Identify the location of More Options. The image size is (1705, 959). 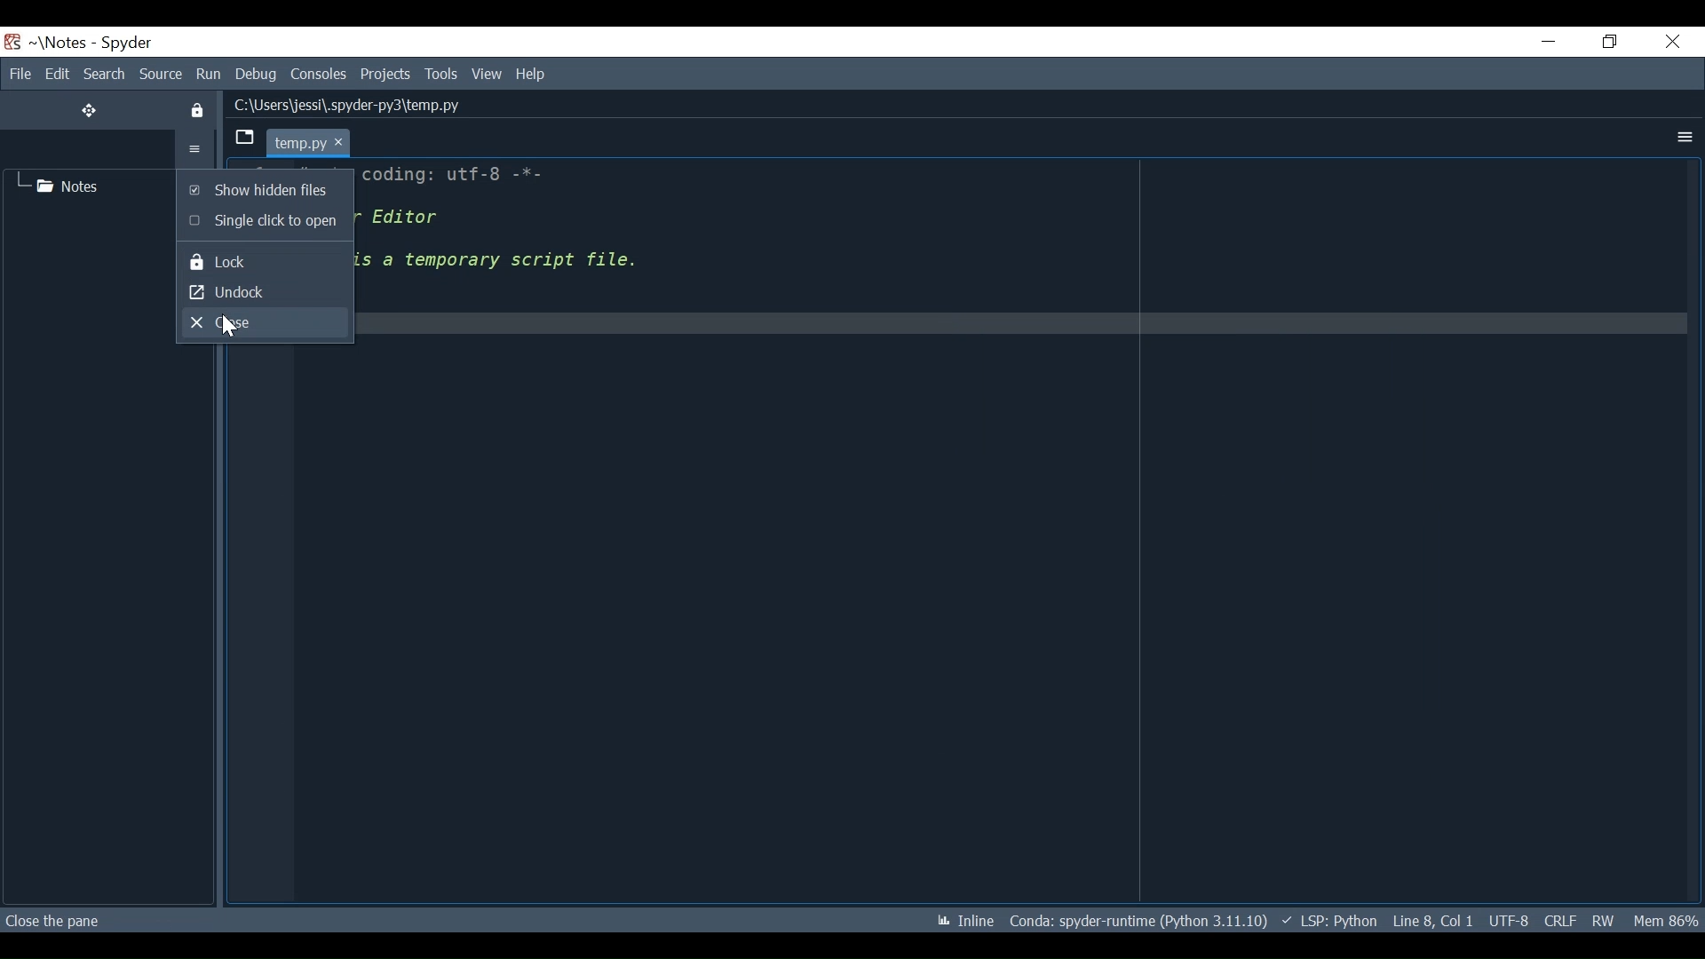
(1683, 138).